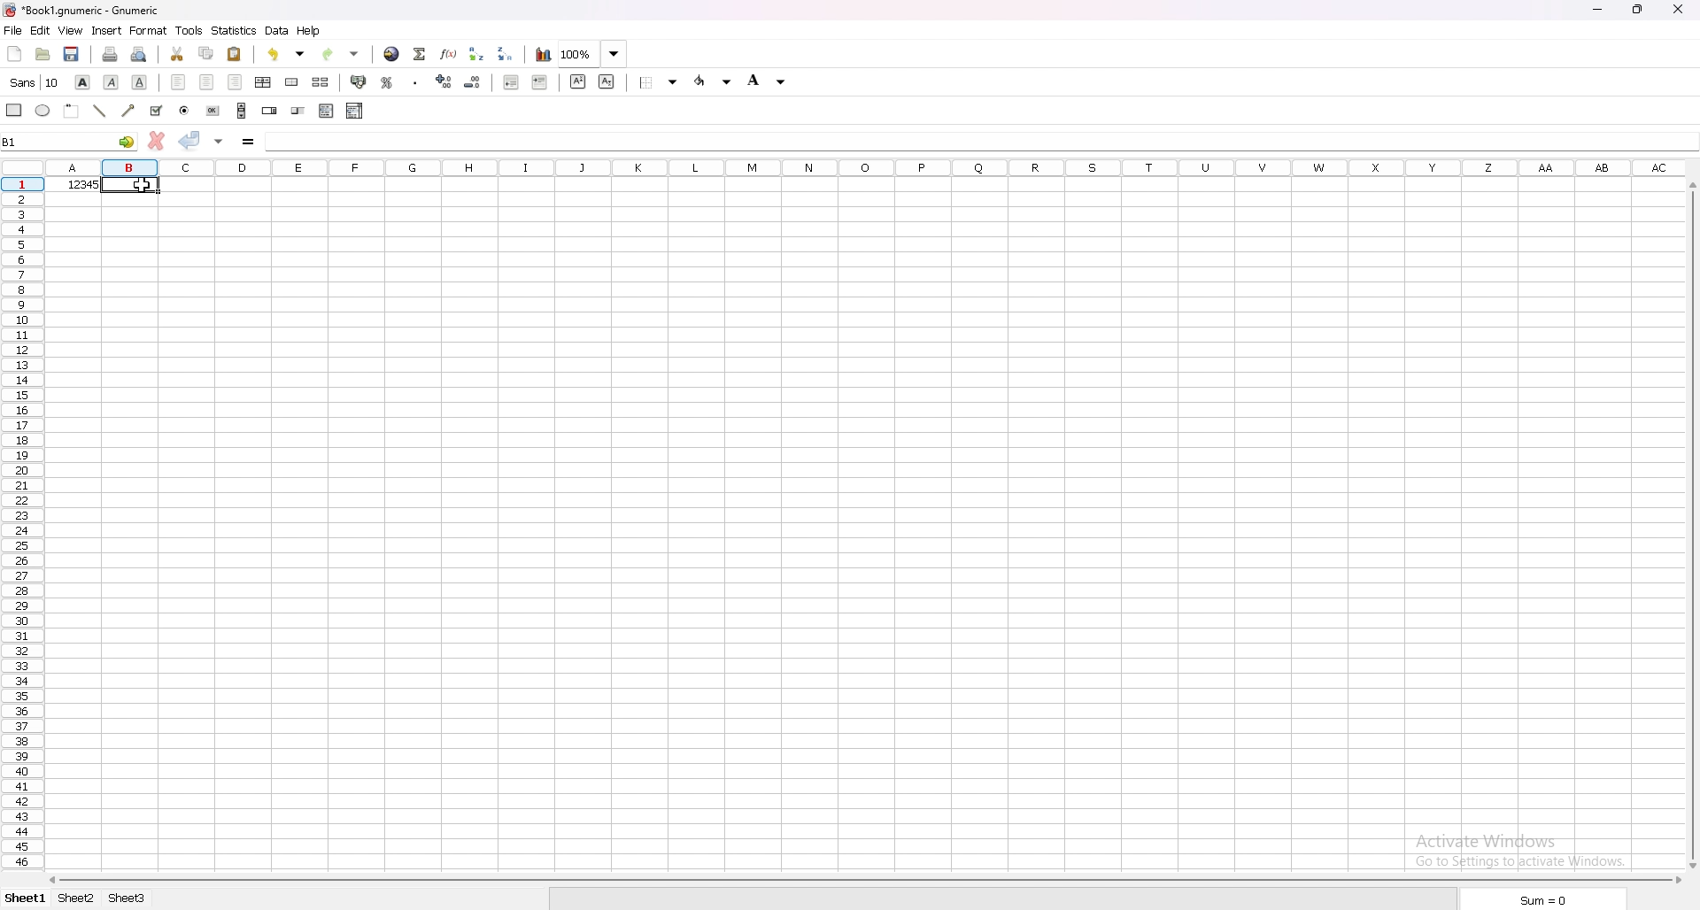 The height and width of the screenshot is (910, 1700). Describe the element at coordinates (416, 82) in the screenshot. I see `thousands separator` at that location.